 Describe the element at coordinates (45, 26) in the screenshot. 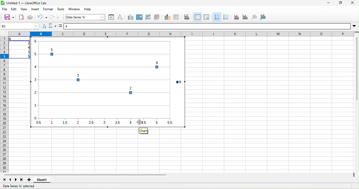

I see `function wizard` at that location.